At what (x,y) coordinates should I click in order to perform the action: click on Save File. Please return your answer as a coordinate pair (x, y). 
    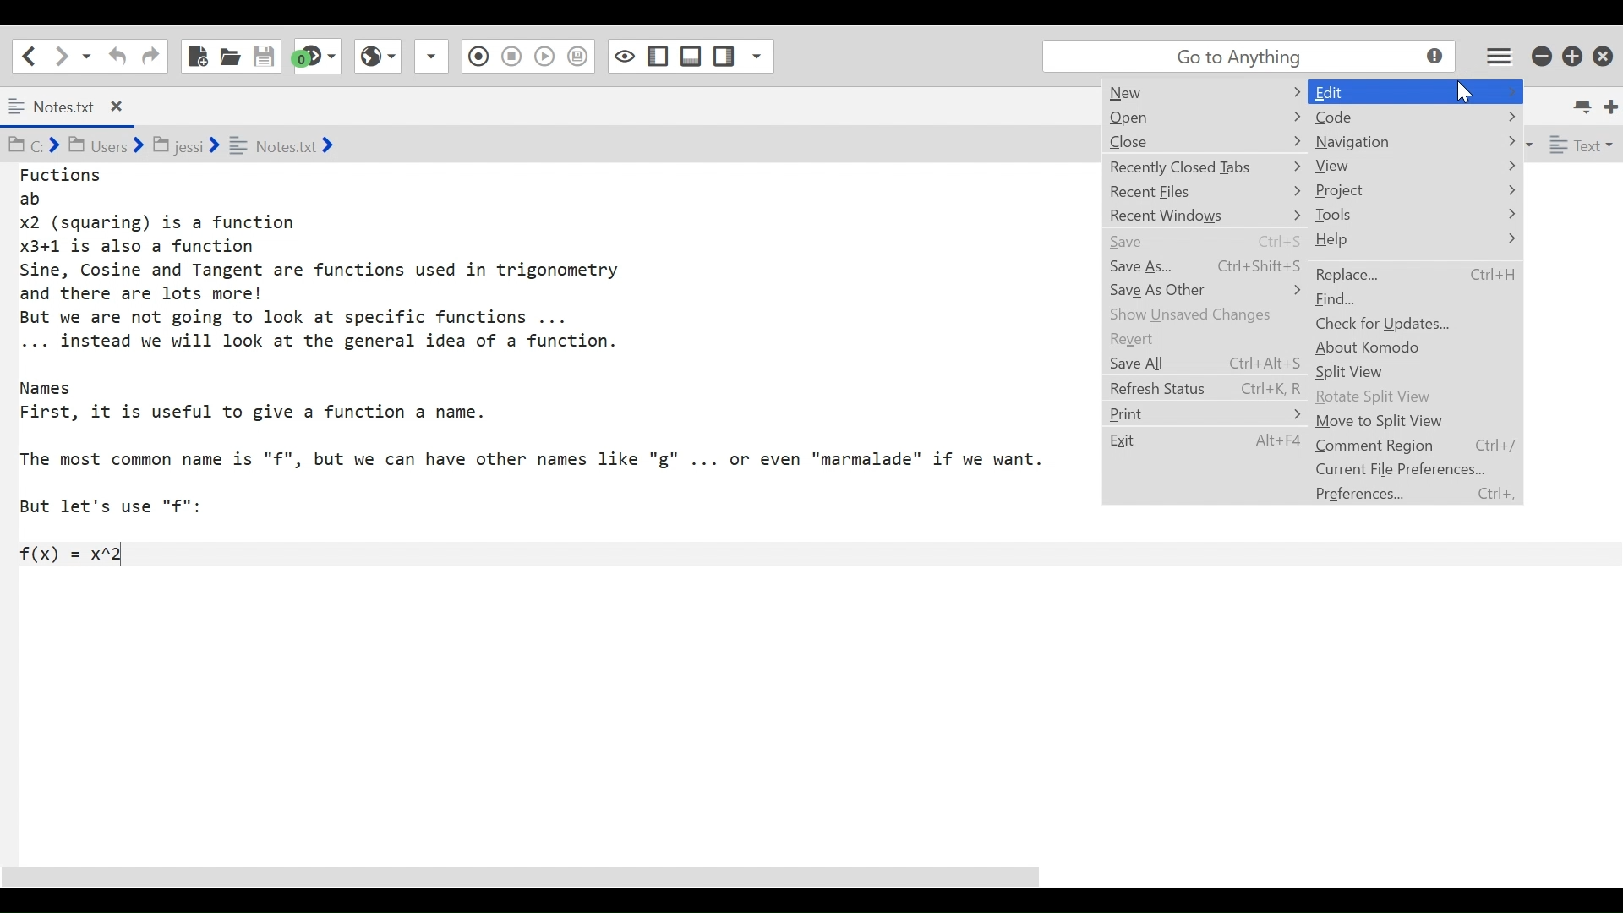
    Looking at the image, I should click on (265, 56).